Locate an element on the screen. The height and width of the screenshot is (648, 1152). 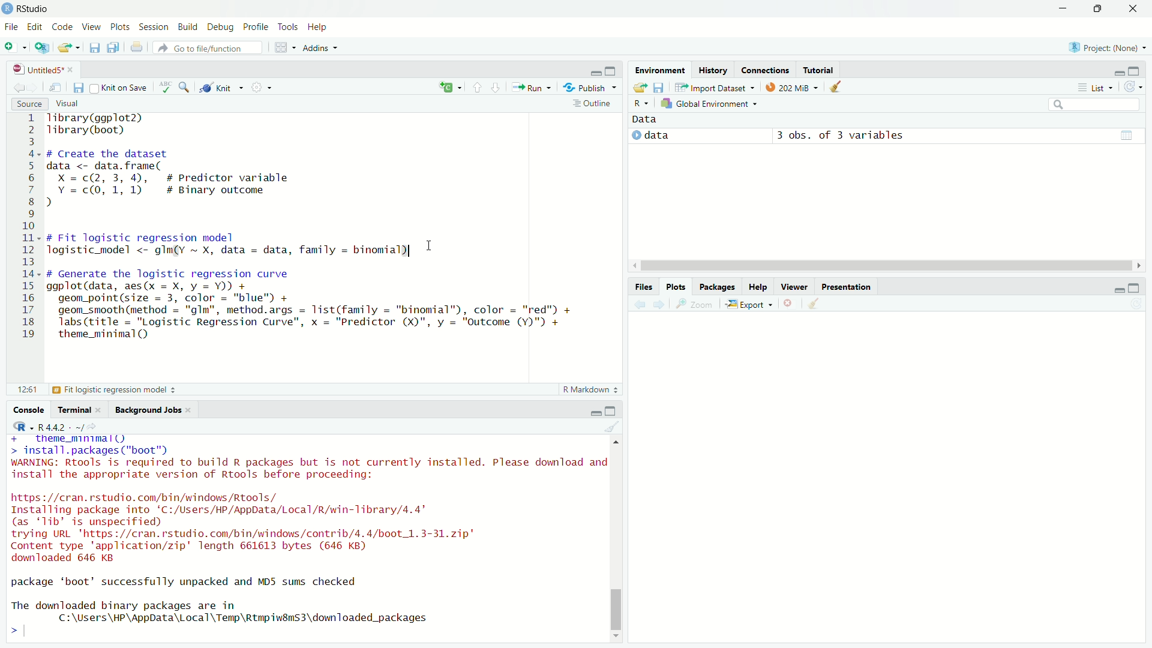
Go back to previous source location is located at coordinates (19, 88).